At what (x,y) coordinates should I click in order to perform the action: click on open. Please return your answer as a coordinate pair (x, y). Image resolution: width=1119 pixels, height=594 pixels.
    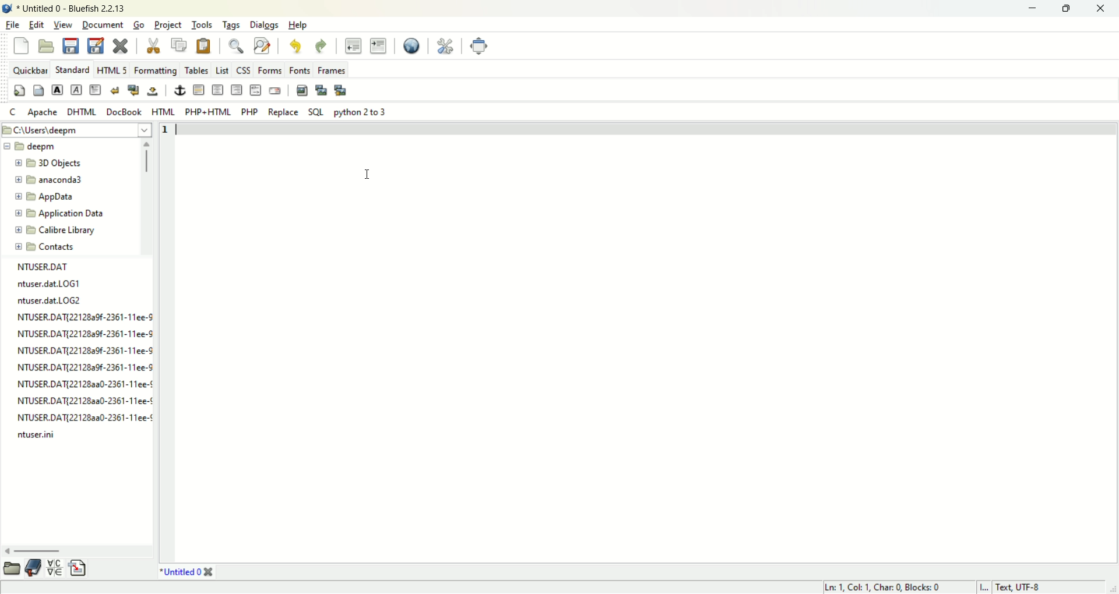
    Looking at the image, I should click on (44, 46).